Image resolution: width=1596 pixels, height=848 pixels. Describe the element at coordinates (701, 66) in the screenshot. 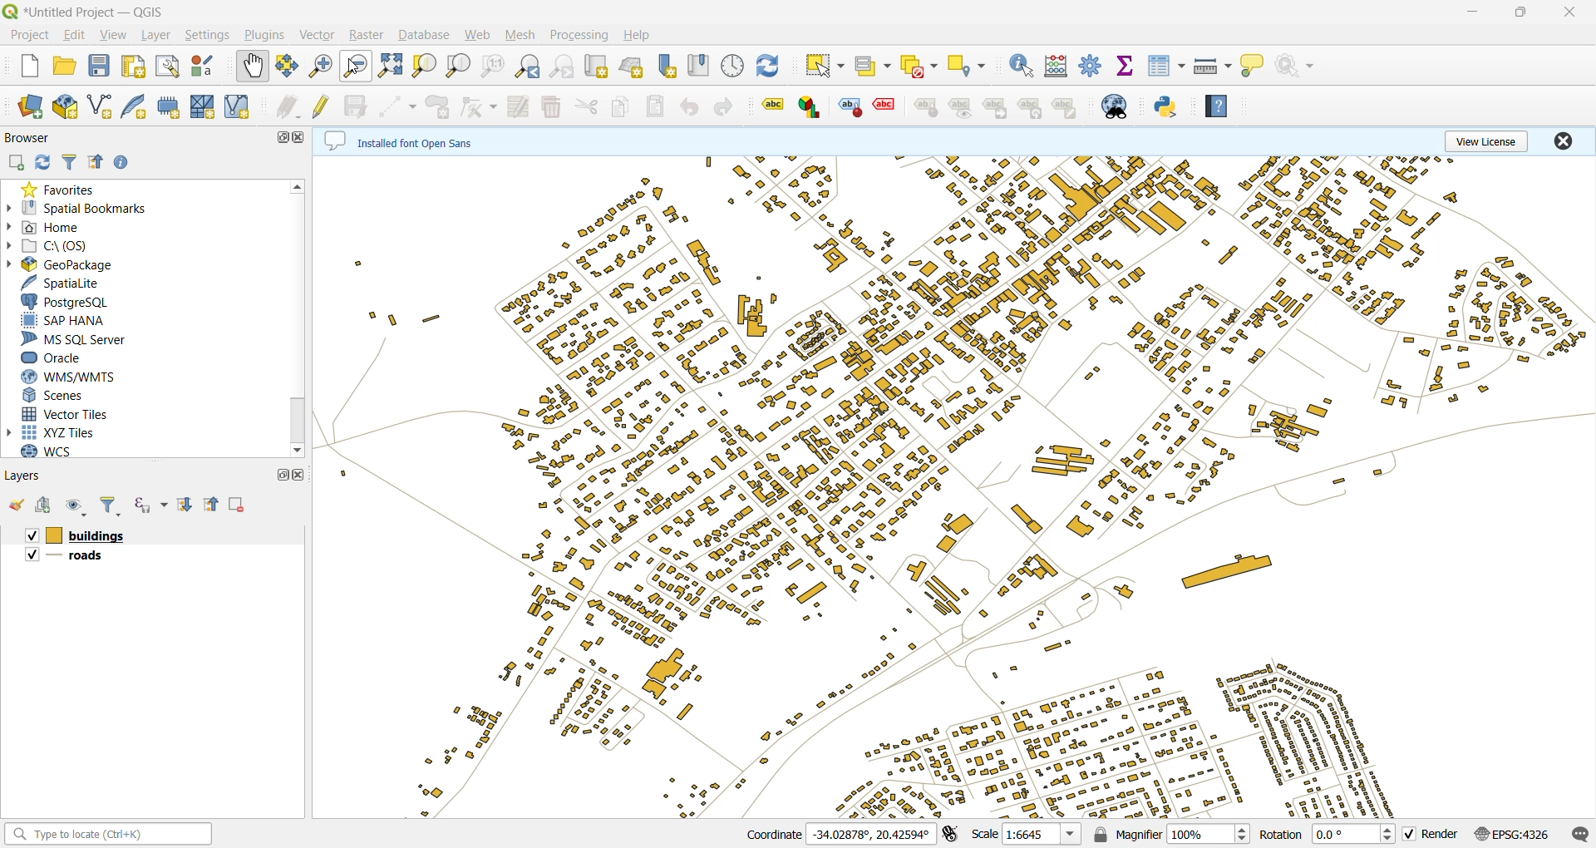

I see `show spatial bookmark` at that location.